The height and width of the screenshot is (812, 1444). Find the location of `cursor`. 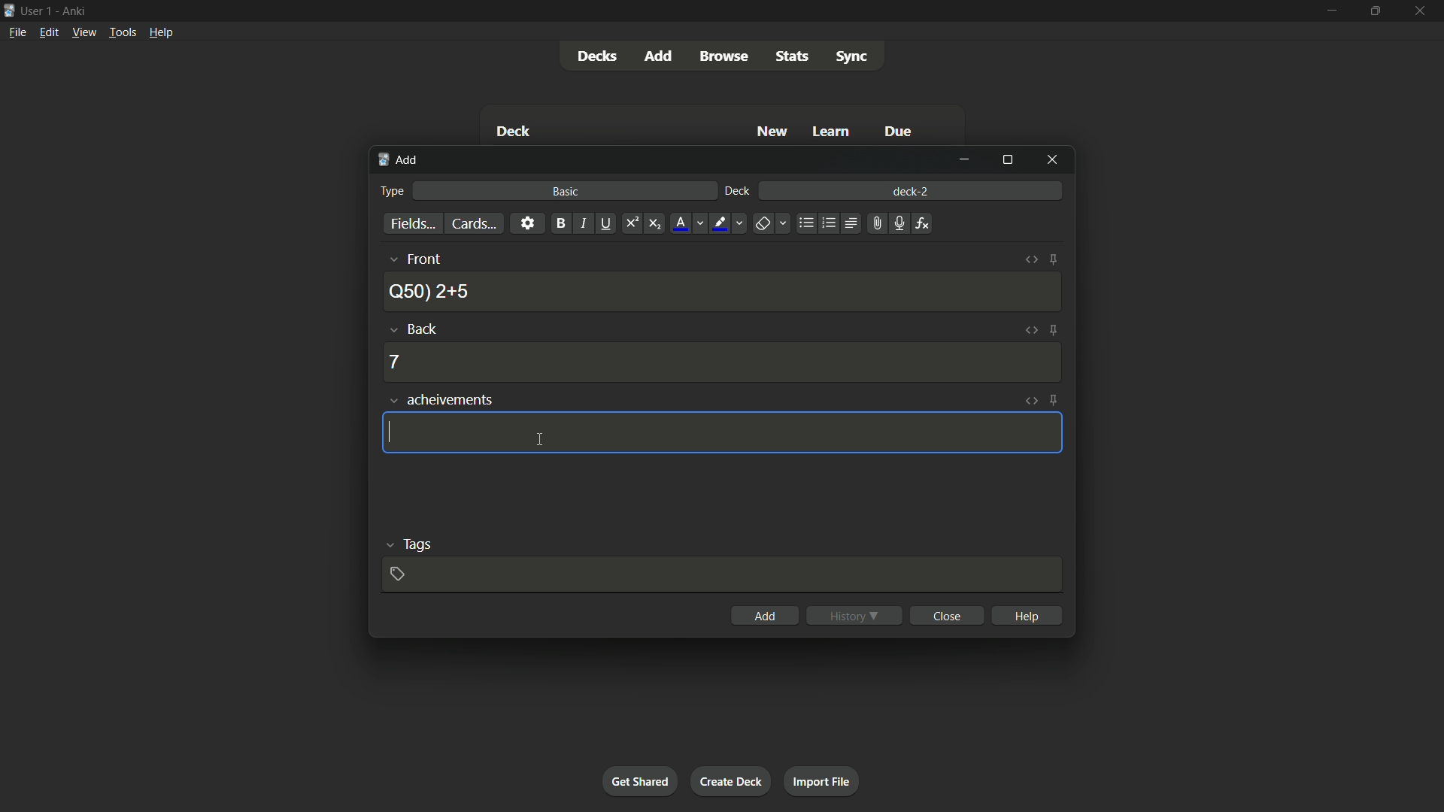

cursor is located at coordinates (389, 434).